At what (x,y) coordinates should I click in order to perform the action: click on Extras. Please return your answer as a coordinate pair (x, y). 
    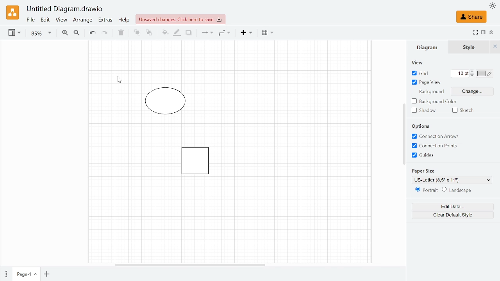
    Looking at the image, I should click on (105, 21).